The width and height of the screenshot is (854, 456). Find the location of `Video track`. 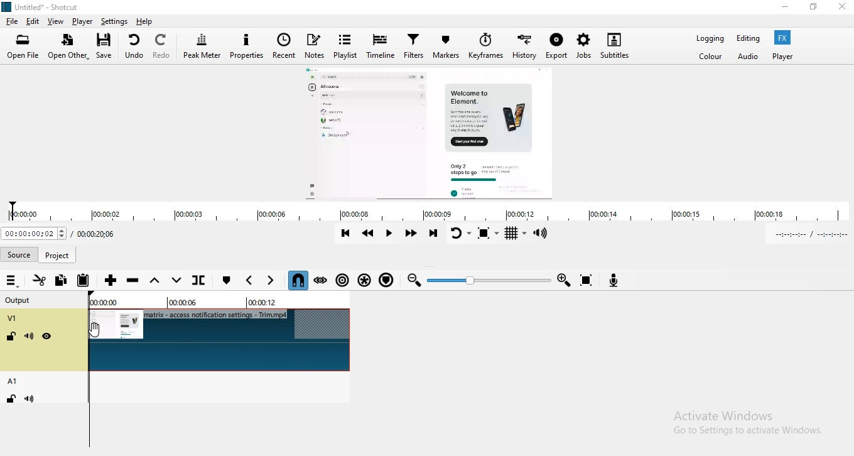

Video track is located at coordinates (219, 340).